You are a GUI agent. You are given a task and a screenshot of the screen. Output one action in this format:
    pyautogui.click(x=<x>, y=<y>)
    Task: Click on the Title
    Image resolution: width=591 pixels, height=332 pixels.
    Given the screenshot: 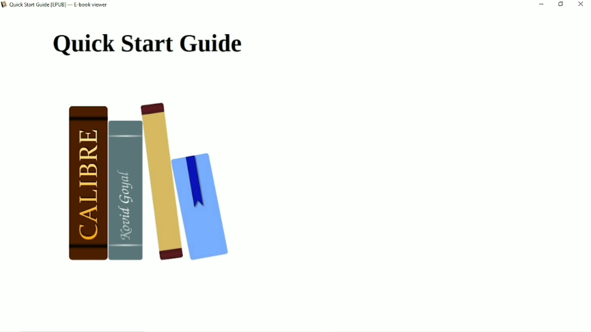 What is the action you would take?
    pyautogui.click(x=147, y=44)
    